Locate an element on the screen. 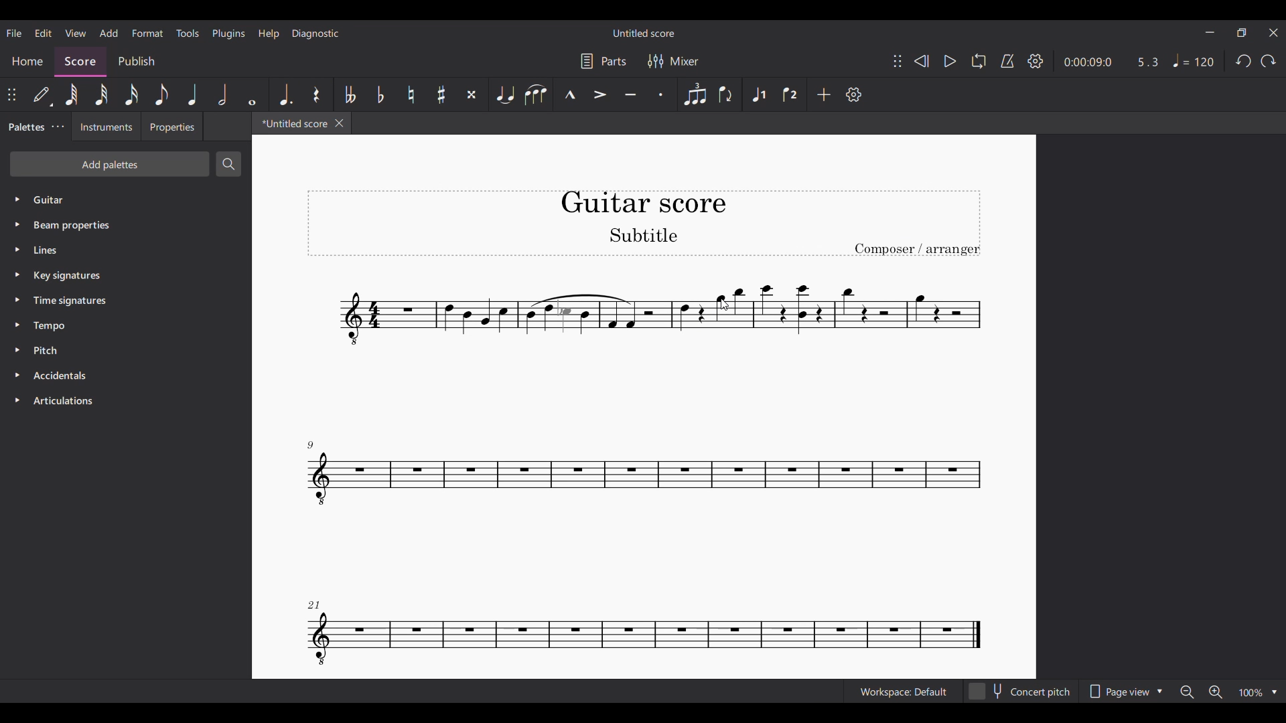 Image resolution: width=1286 pixels, height=723 pixels. Add menu is located at coordinates (109, 33).